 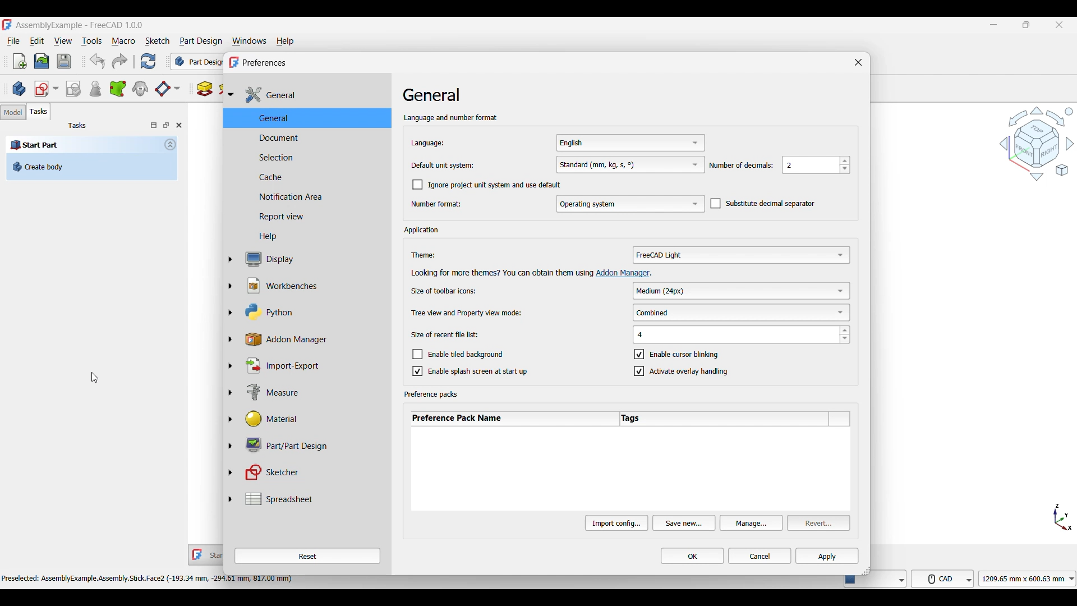 What do you see at coordinates (468, 353) in the screenshot?
I see `Enable tiled background` at bounding box center [468, 353].